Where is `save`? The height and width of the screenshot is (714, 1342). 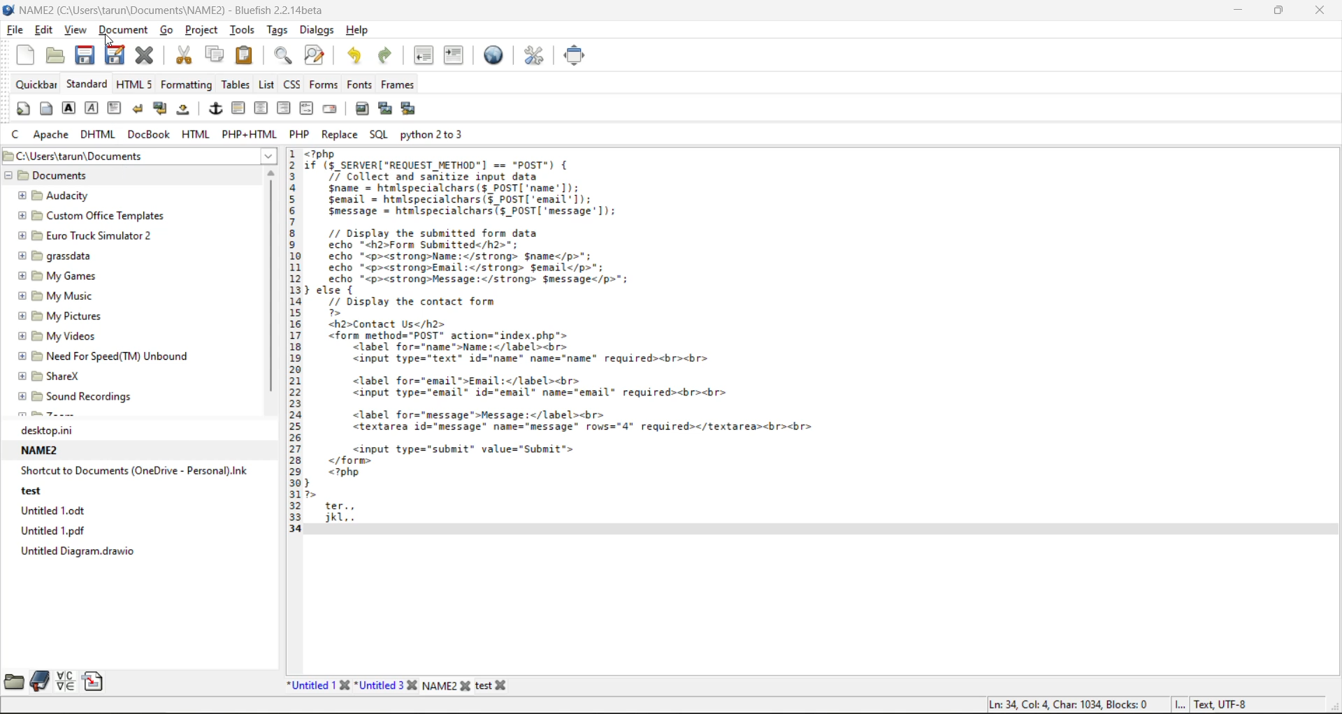
save is located at coordinates (85, 55).